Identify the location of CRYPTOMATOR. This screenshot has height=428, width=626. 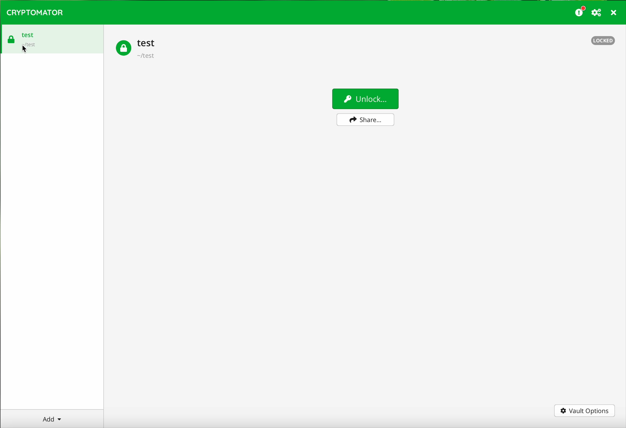
(35, 12).